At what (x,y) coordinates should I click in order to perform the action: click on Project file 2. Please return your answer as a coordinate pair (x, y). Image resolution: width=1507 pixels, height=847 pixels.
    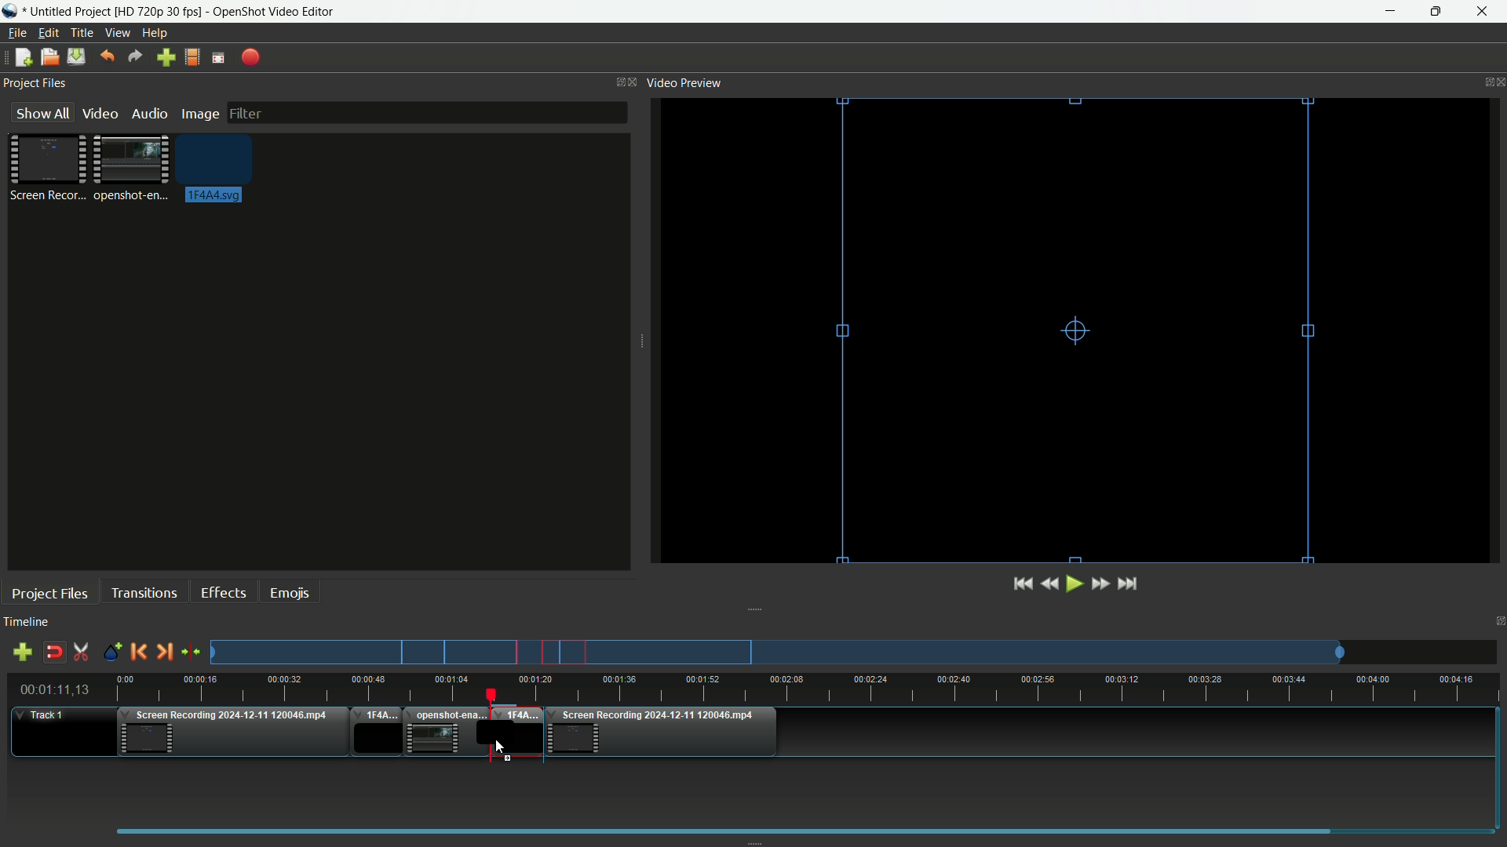
    Looking at the image, I should click on (129, 166).